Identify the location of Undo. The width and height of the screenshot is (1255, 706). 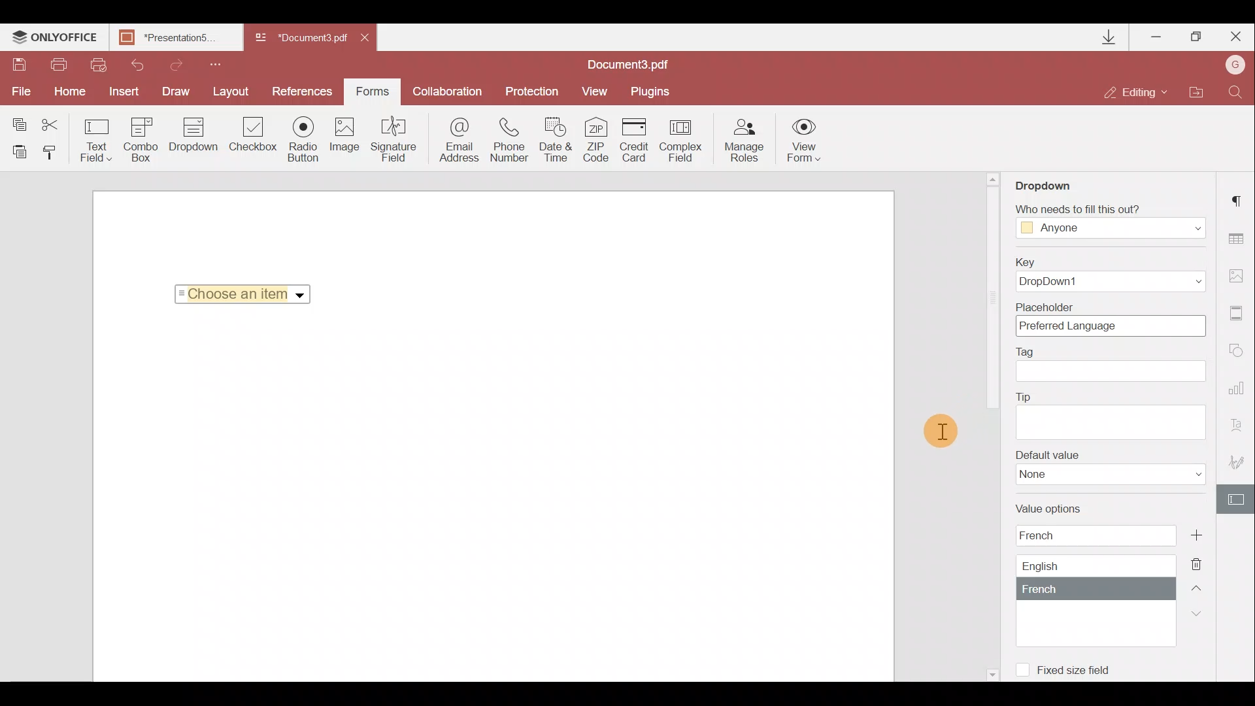
(132, 63).